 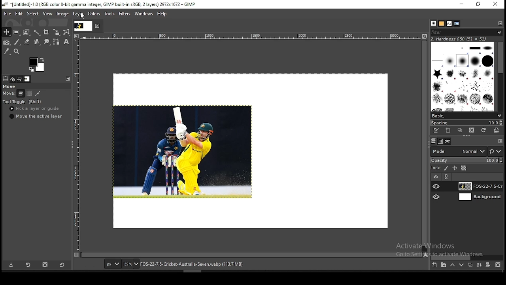 I want to click on refresh brushes, so click(x=484, y=130).